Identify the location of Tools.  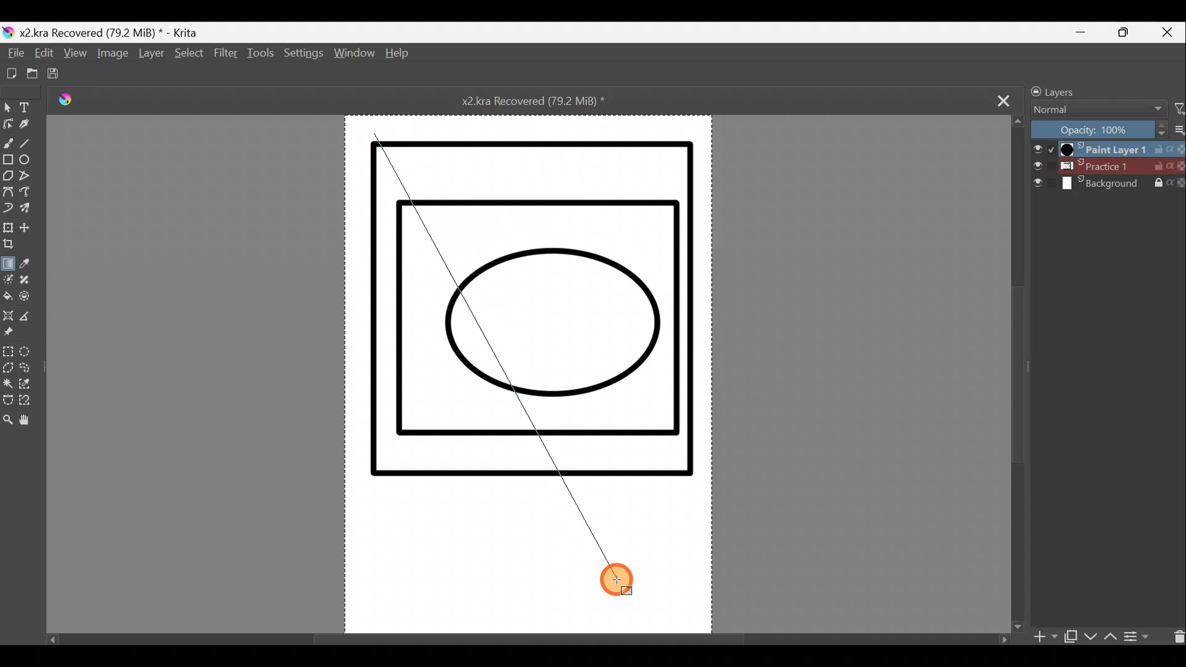
(263, 56).